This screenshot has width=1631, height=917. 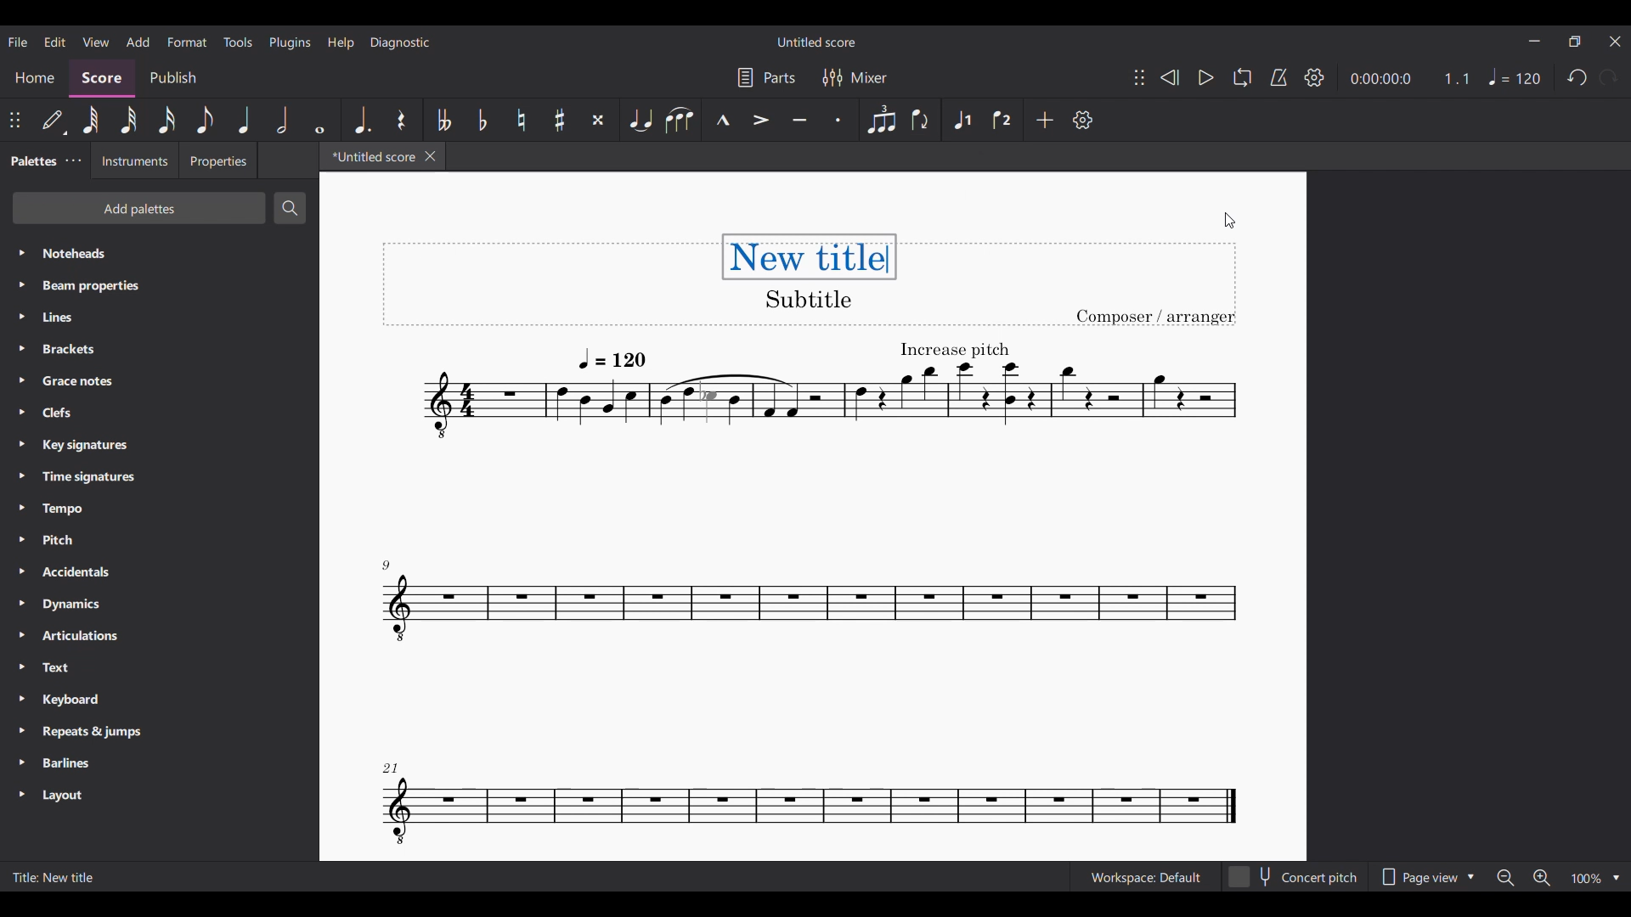 I want to click on Tools menu, so click(x=238, y=42).